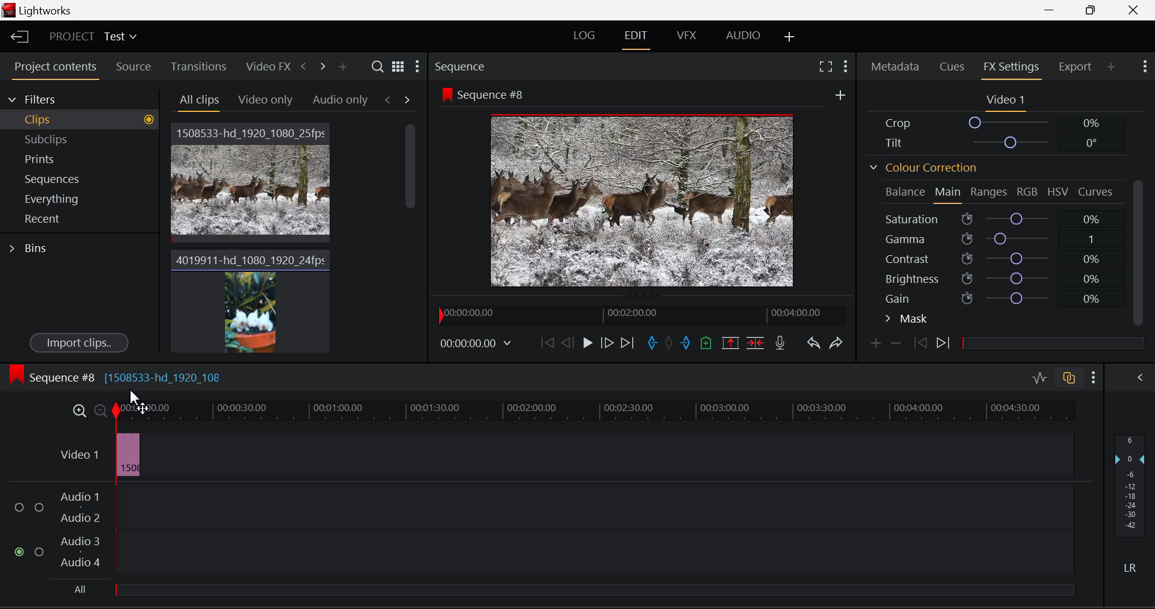 This screenshot has height=609, width=1155. I want to click on Play, so click(588, 344).